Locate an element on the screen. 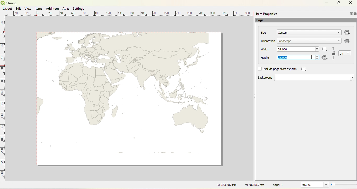 This screenshot has width=357, height=189.  is located at coordinates (347, 33).